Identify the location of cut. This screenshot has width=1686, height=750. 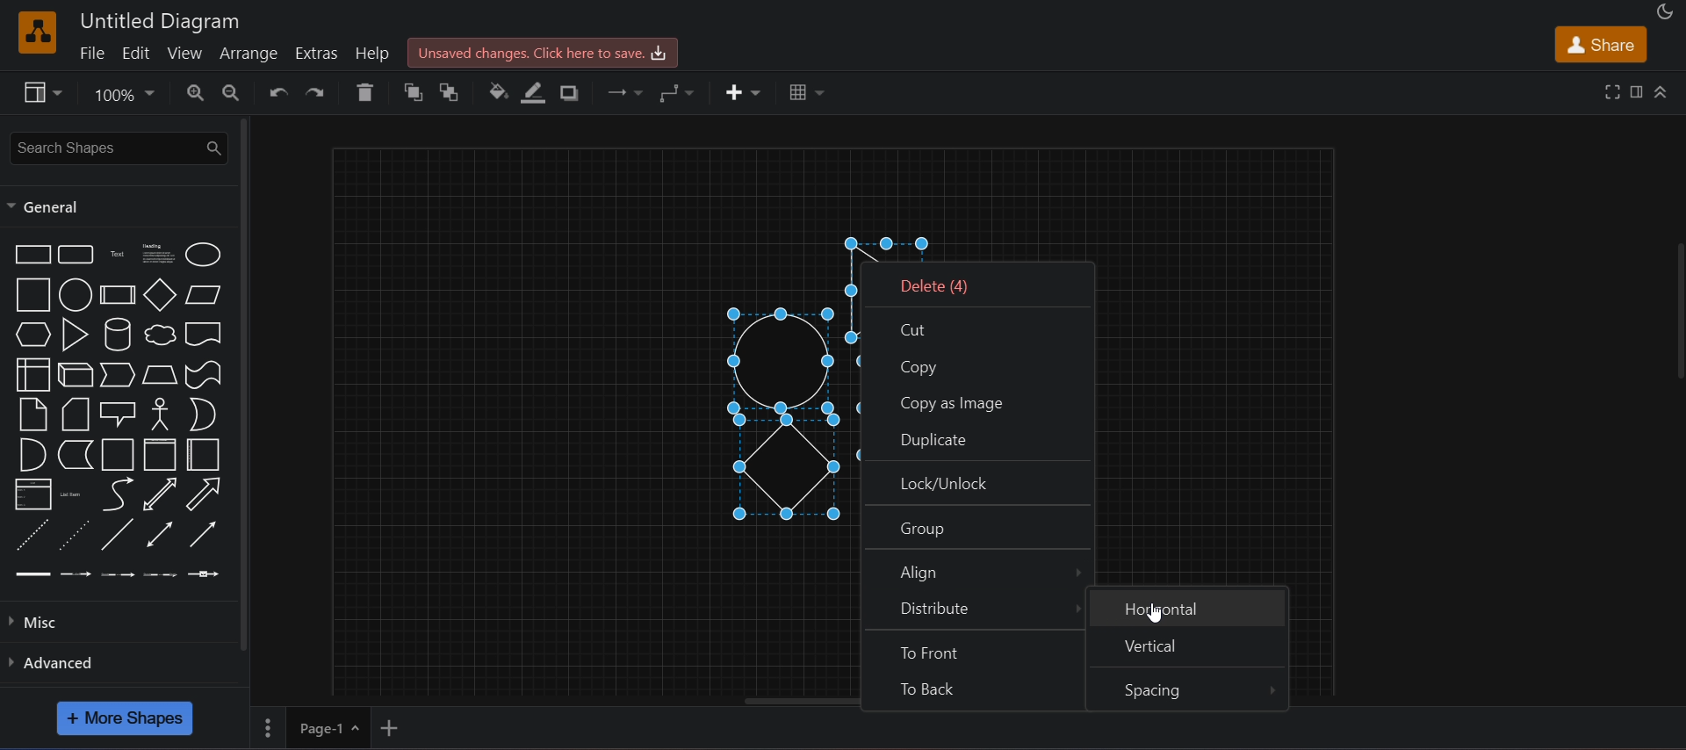
(973, 327).